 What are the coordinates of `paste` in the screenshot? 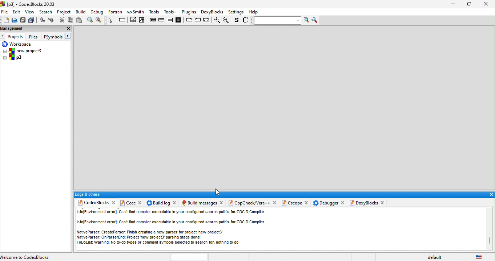 It's located at (80, 20).